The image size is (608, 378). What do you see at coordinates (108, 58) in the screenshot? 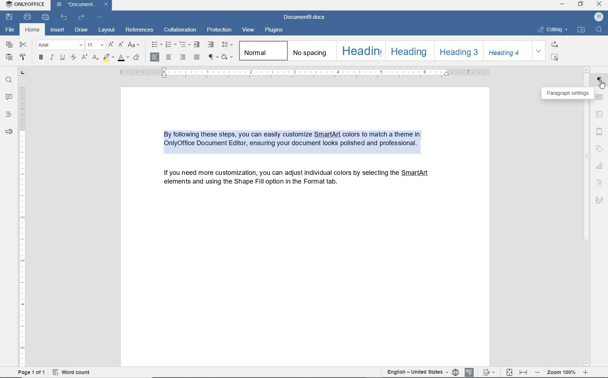
I see `highlight color` at bounding box center [108, 58].